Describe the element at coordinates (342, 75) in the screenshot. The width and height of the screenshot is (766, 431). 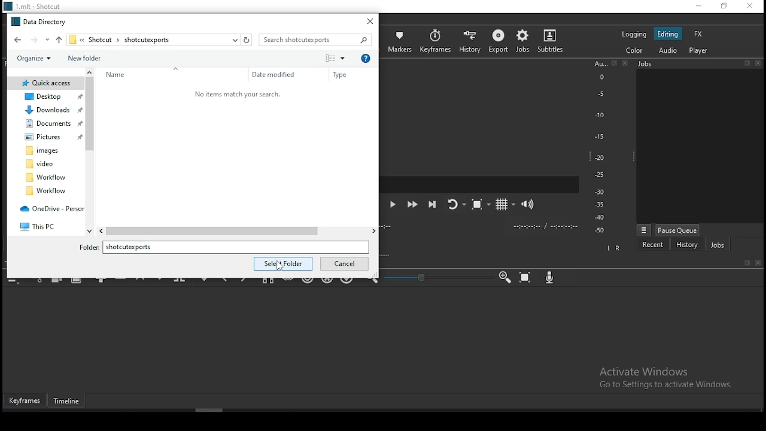
I see `Type` at that location.